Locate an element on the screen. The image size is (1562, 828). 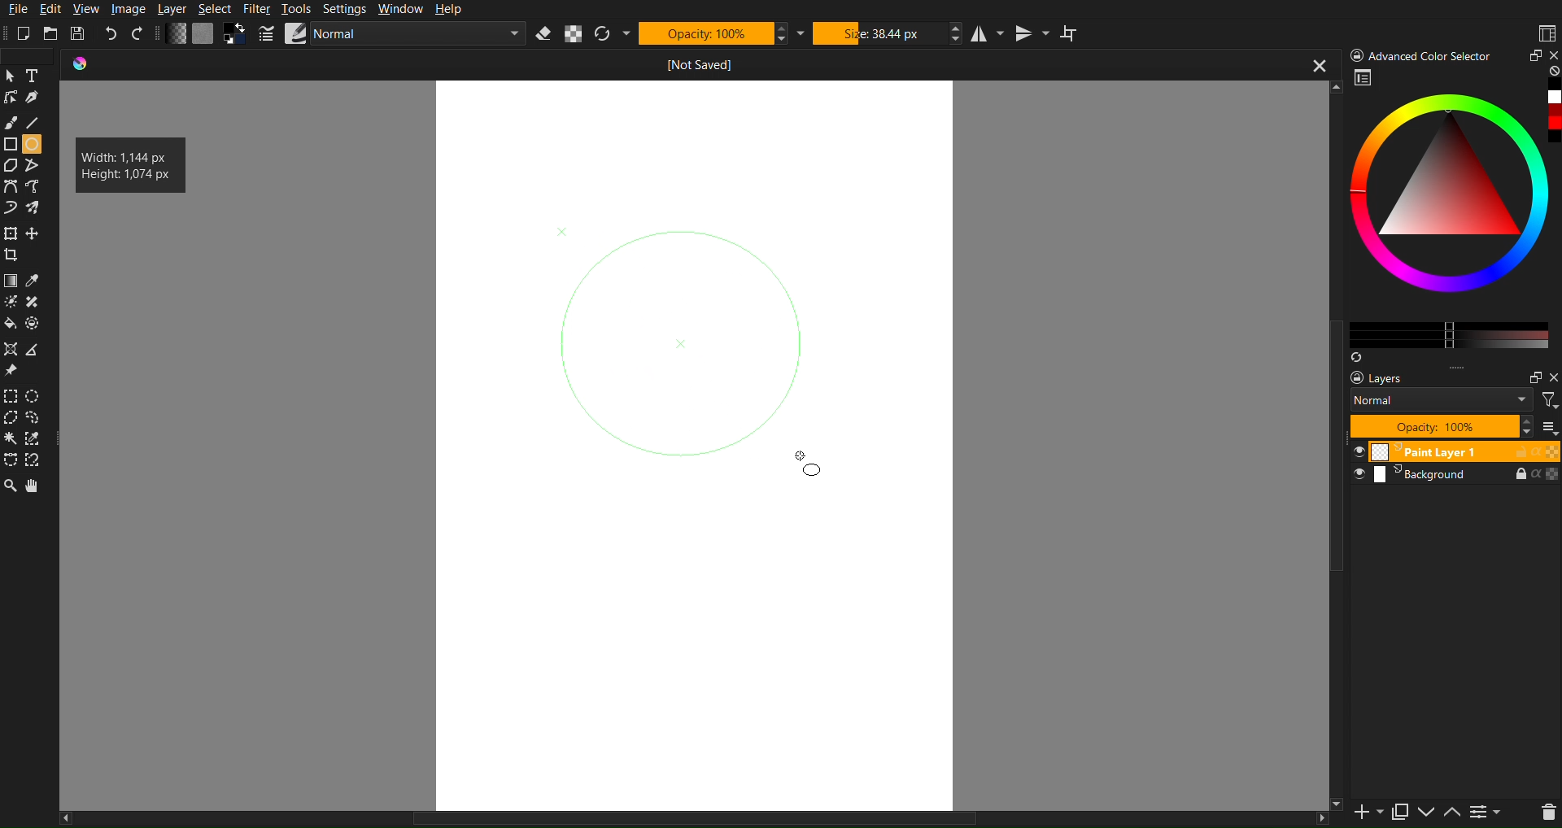
Brush Tool is located at coordinates (11, 123).